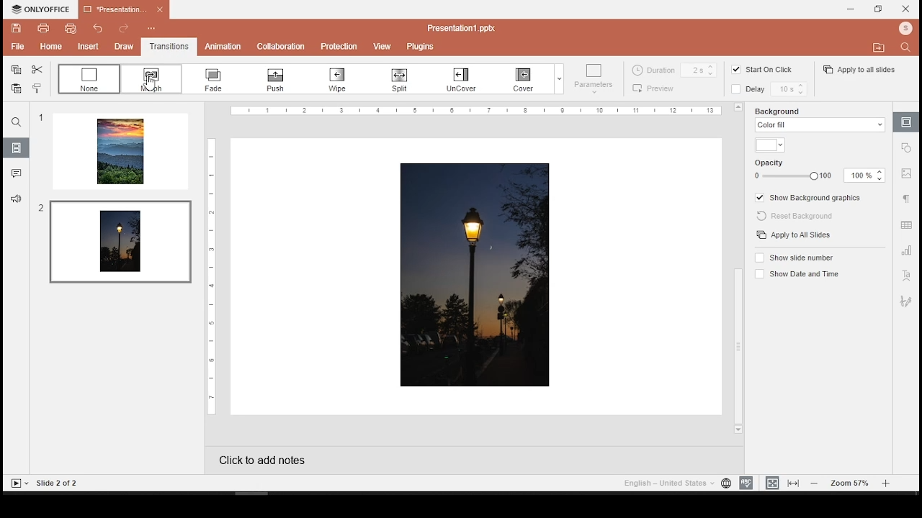 The width and height of the screenshot is (922, 518). Describe the element at coordinates (345, 80) in the screenshot. I see `numbering` at that location.